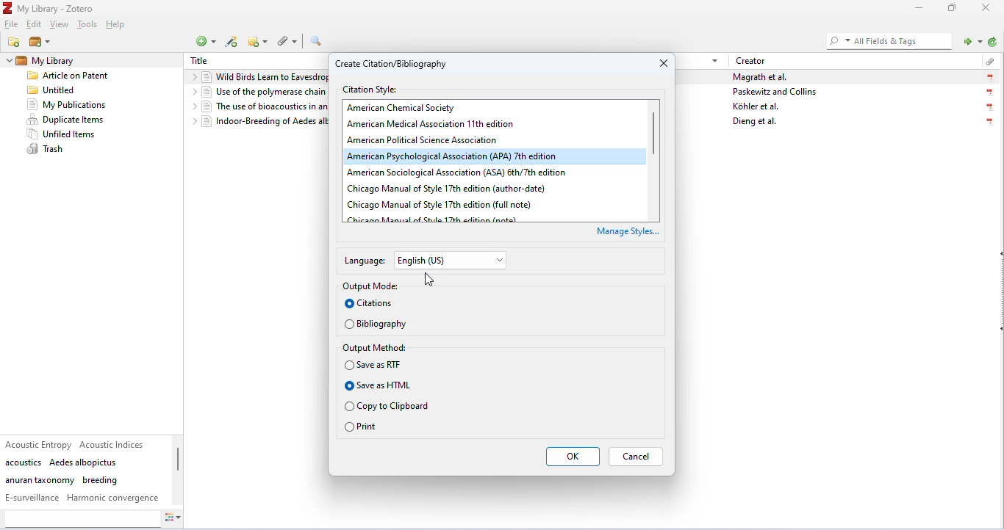 The width and height of the screenshot is (1004, 530). What do you see at coordinates (207, 41) in the screenshot?
I see `new item` at bounding box center [207, 41].